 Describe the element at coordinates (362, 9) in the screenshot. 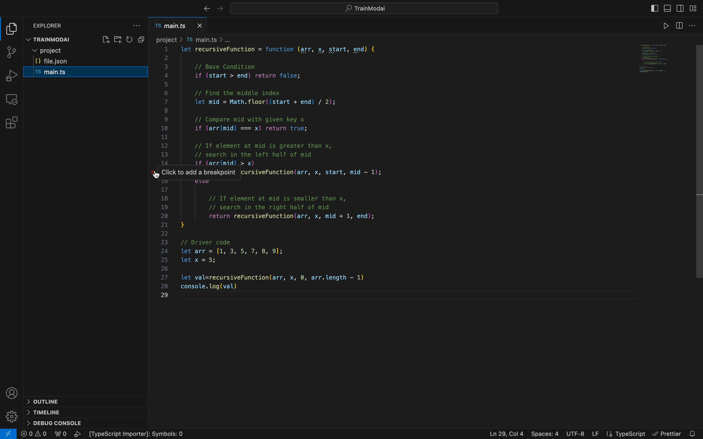

I see `quick menu` at that location.